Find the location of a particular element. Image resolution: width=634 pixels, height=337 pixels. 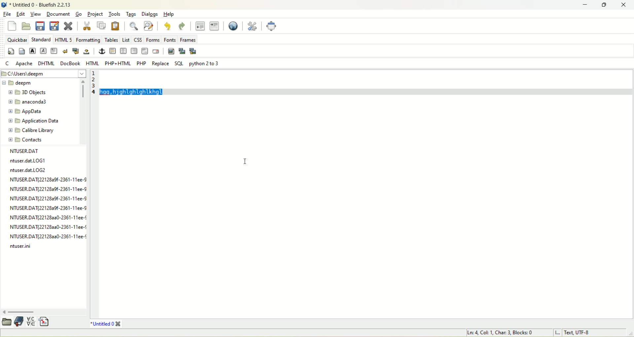

DHTML is located at coordinates (47, 63).